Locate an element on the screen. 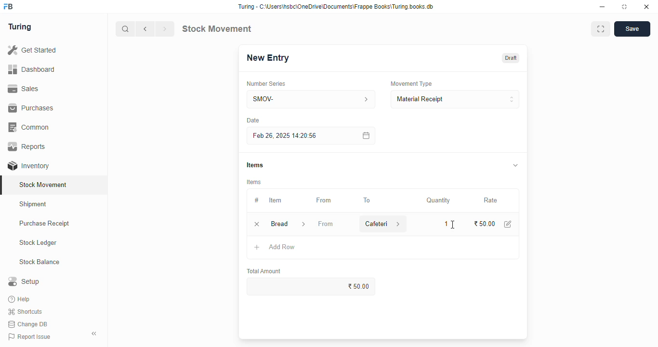  new entry is located at coordinates (267, 58).